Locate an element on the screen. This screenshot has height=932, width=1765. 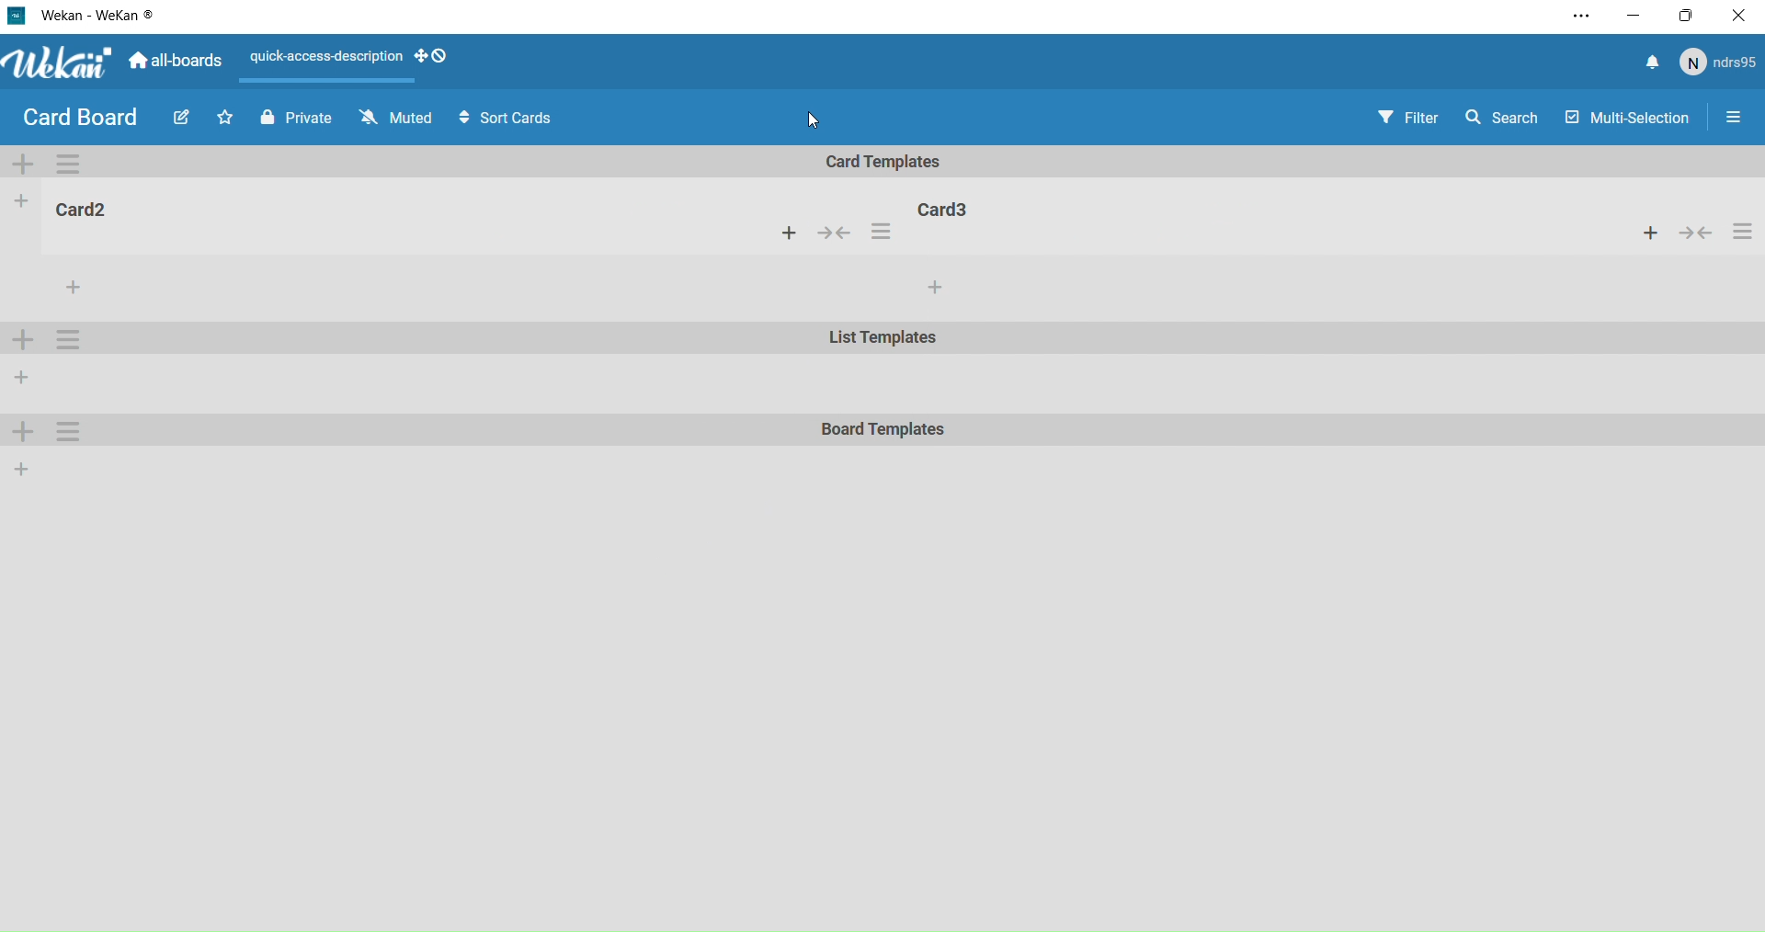
add is located at coordinates (795, 236).